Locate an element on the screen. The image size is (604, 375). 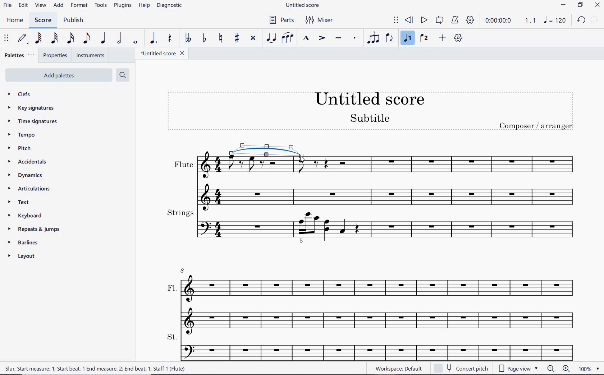
key signatures is located at coordinates (31, 108).